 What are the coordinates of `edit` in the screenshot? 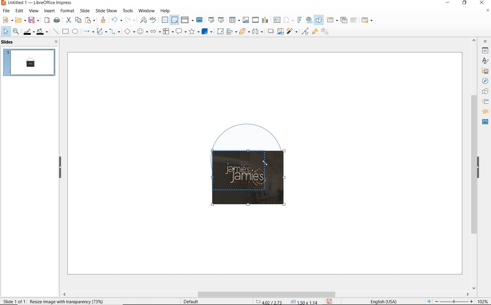 It's located at (20, 11).